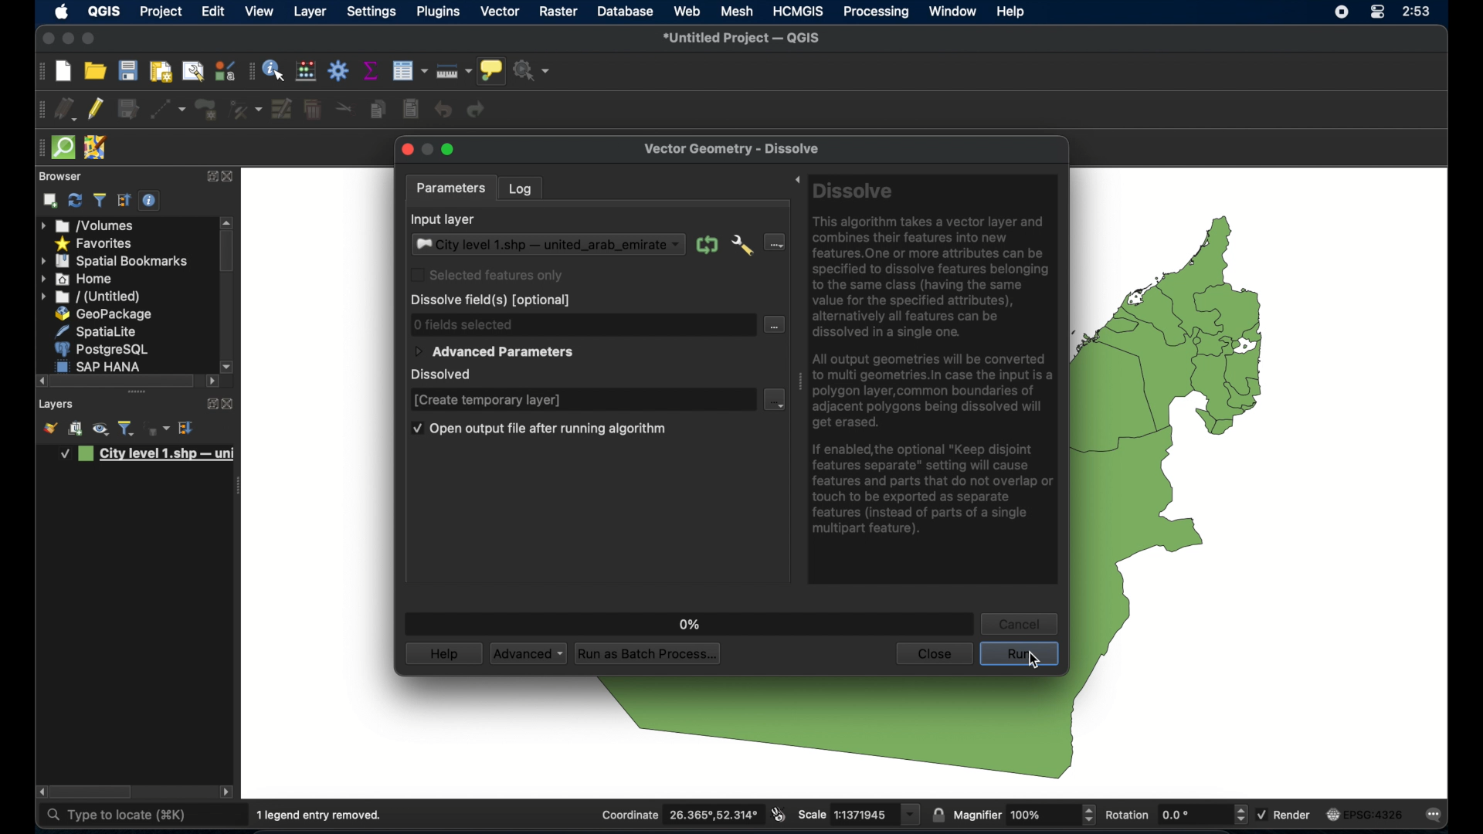  What do you see at coordinates (168, 110) in the screenshot?
I see `digitize with segment` at bounding box center [168, 110].